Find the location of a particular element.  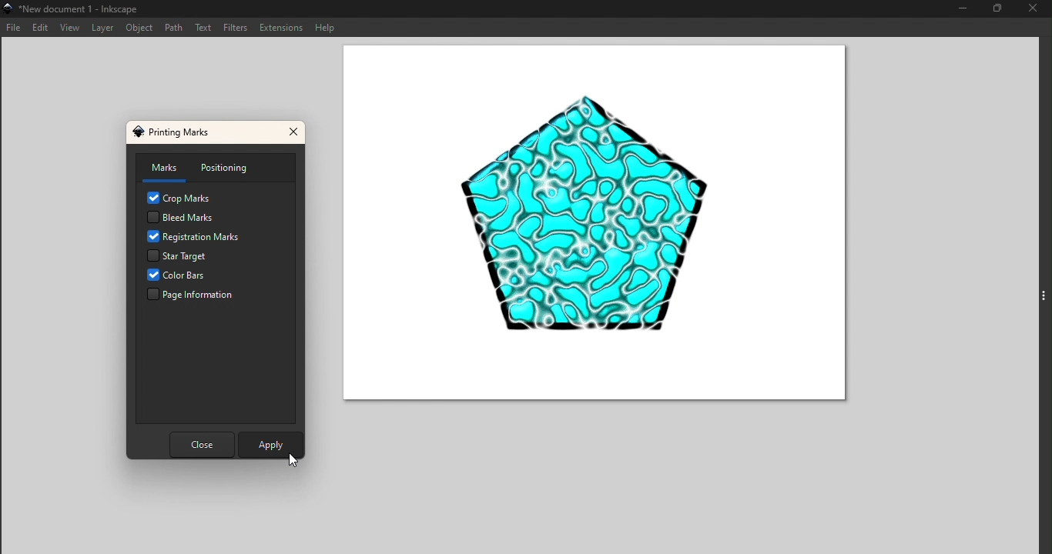

Canvas is located at coordinates (590, 226).